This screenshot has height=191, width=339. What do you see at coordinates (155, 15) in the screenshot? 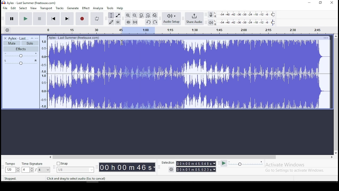
I see `zoom toggle` at bounding box center [155, 15].